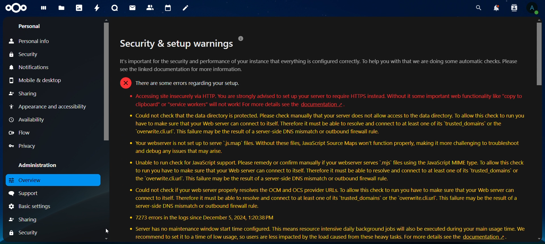  Describe the element at coordinates (32, 26) in the screenshot. I see `personal` at that location.